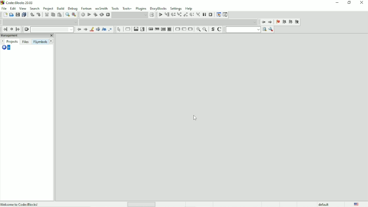 The height and width of the screenshot is (207, 368). I want to click on Search, so click(35, 8).